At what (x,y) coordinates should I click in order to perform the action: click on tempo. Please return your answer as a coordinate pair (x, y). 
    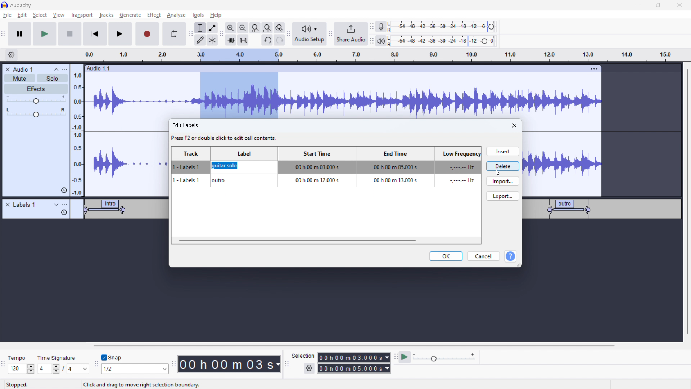
    Looking at the image, I should click on (22, 358).